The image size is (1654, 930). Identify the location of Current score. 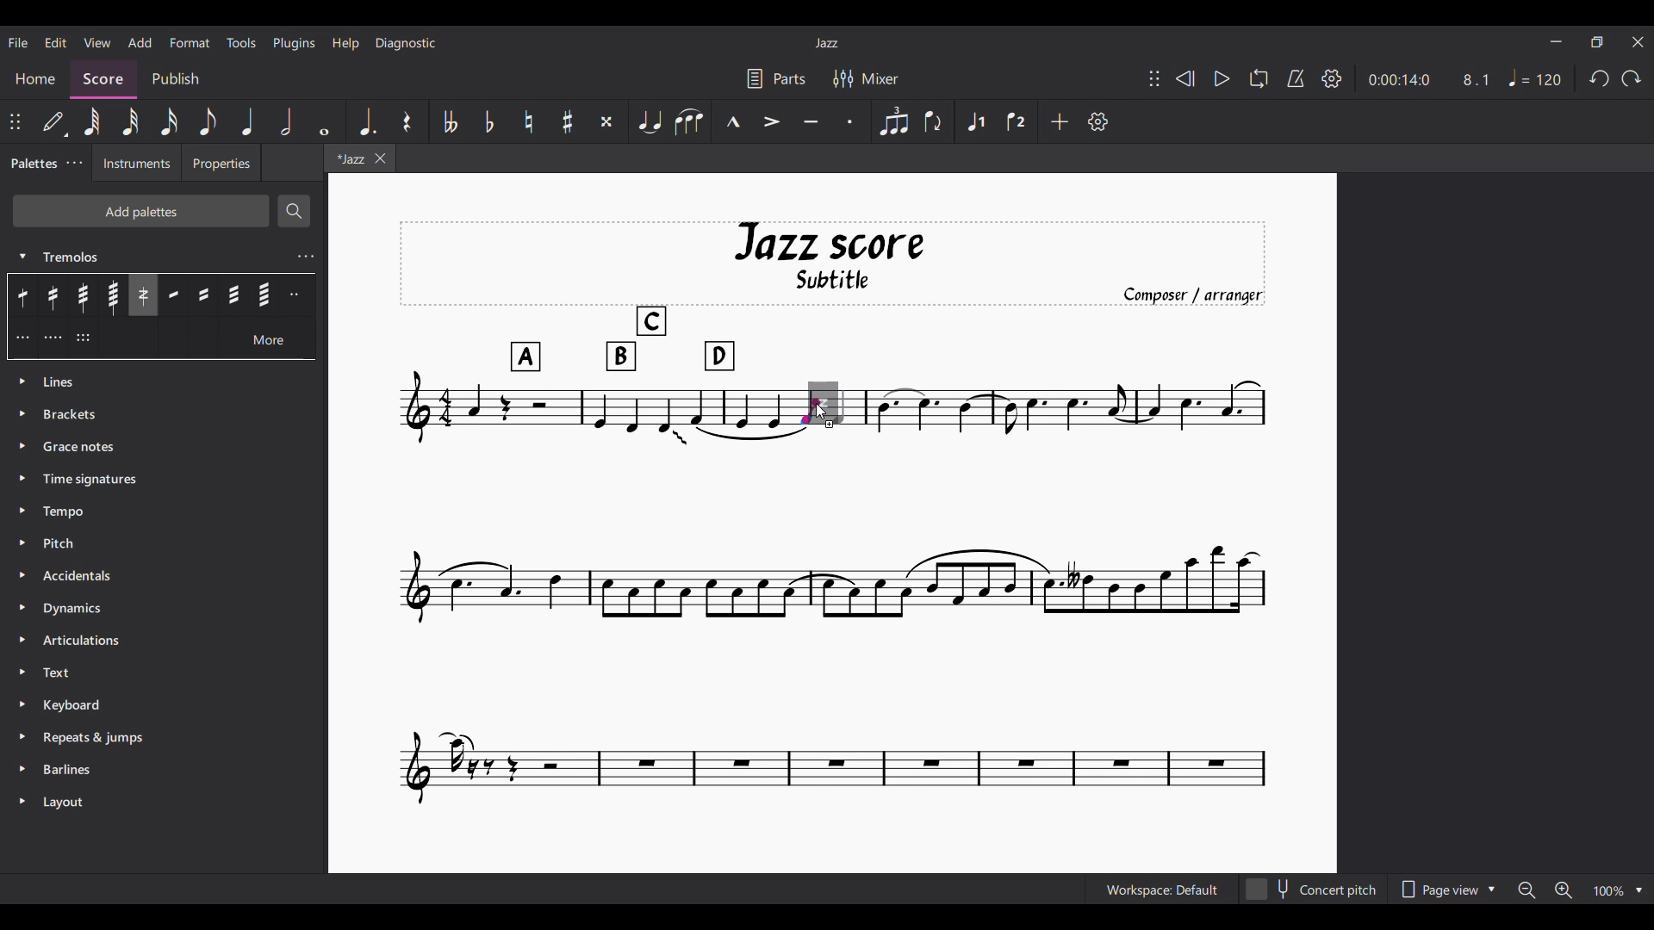
(597, 406).